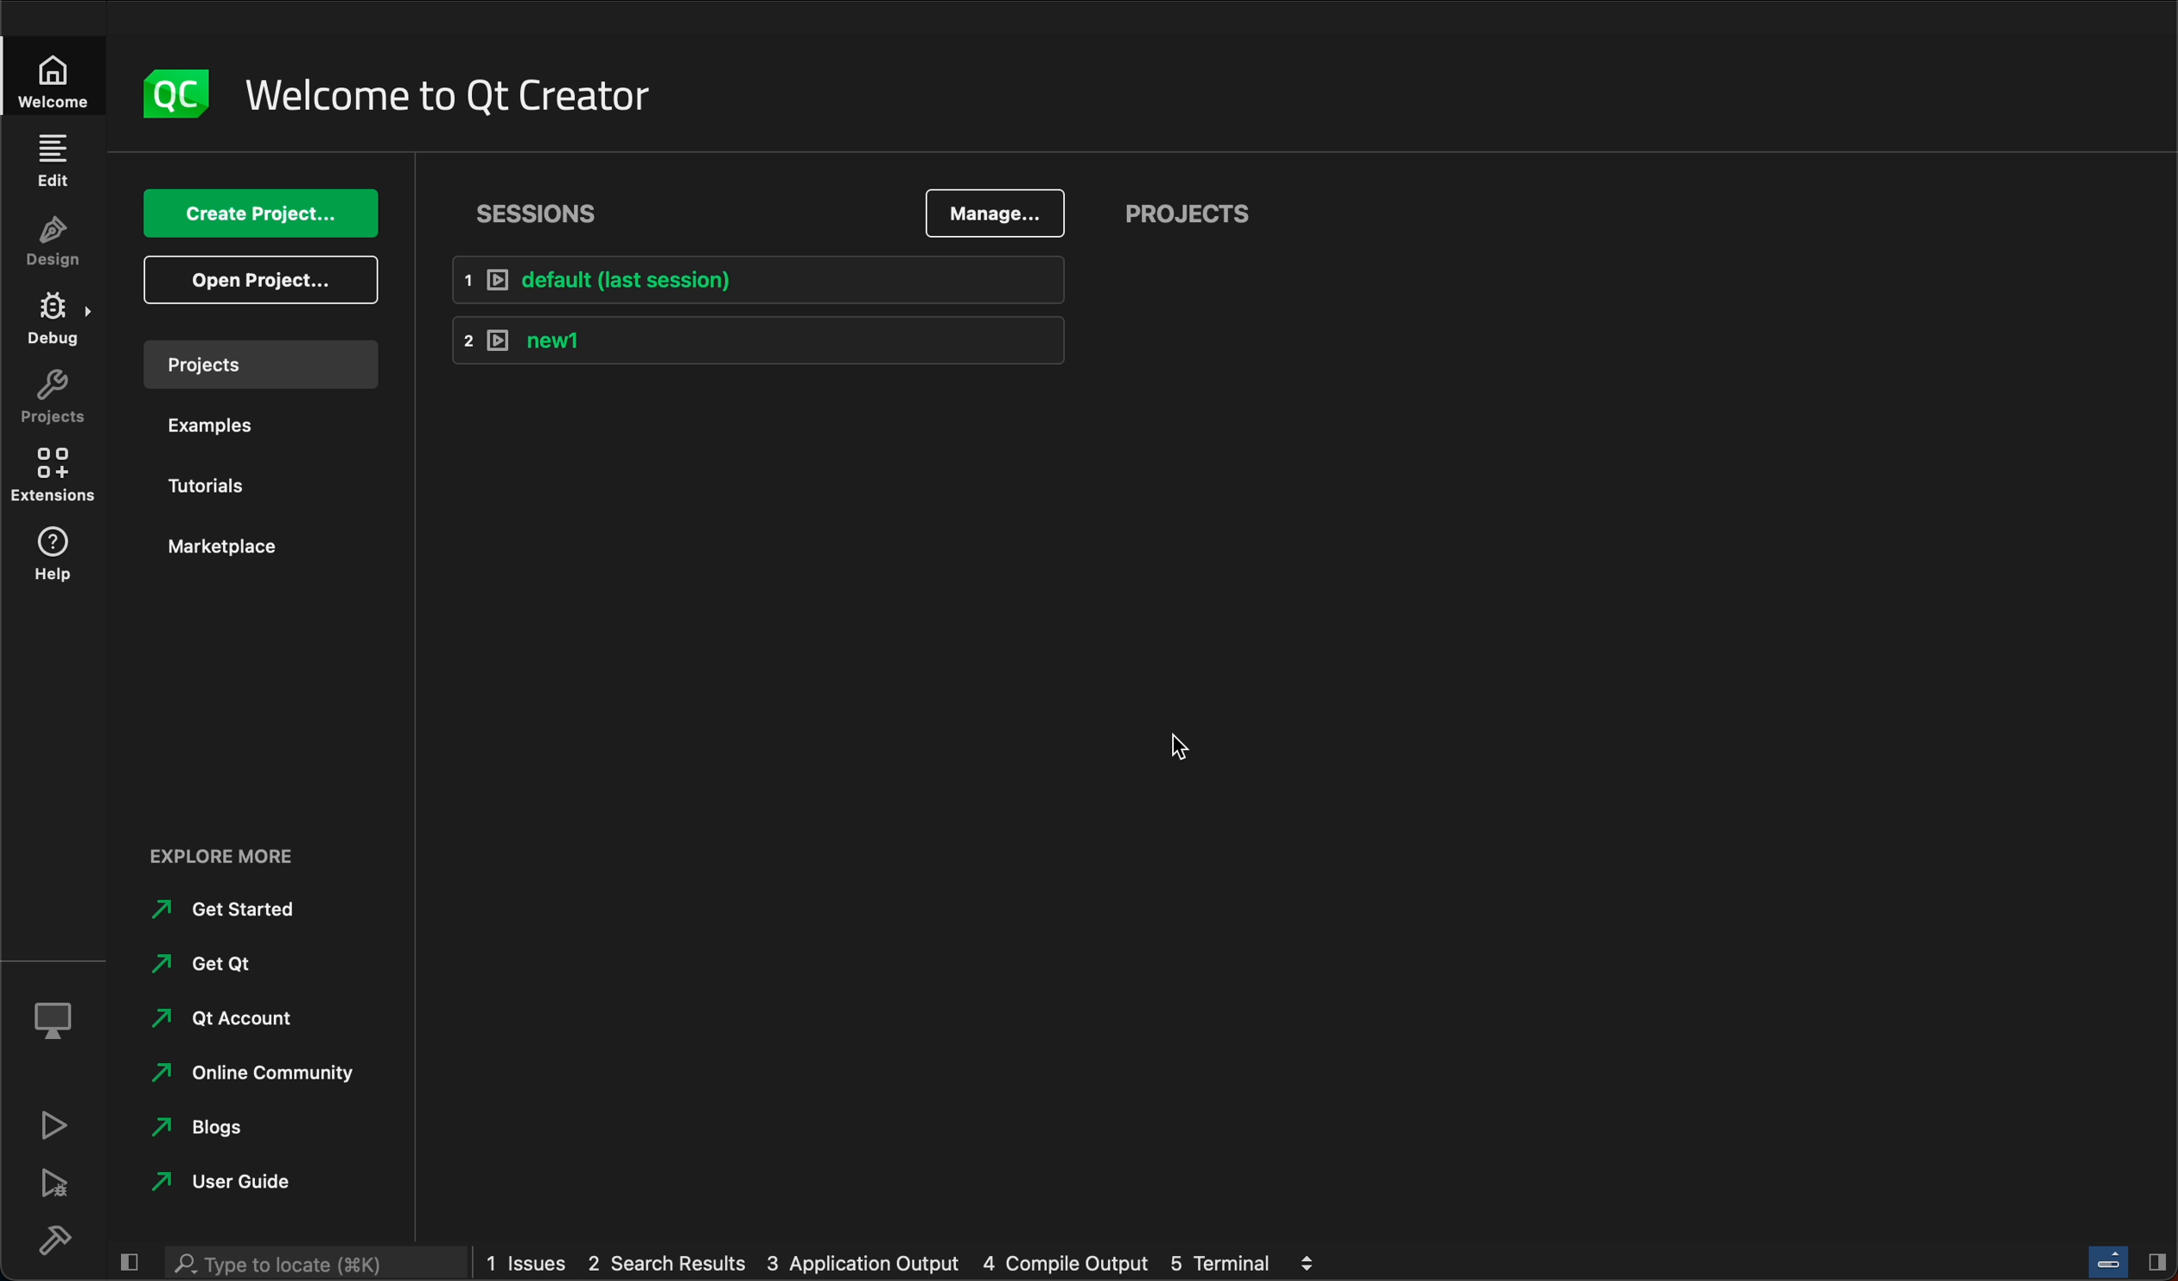 The image size is (2178, 1281). Describe the element at coordinates (259, 853) in the screenshot. I see `Explore more` at that location.